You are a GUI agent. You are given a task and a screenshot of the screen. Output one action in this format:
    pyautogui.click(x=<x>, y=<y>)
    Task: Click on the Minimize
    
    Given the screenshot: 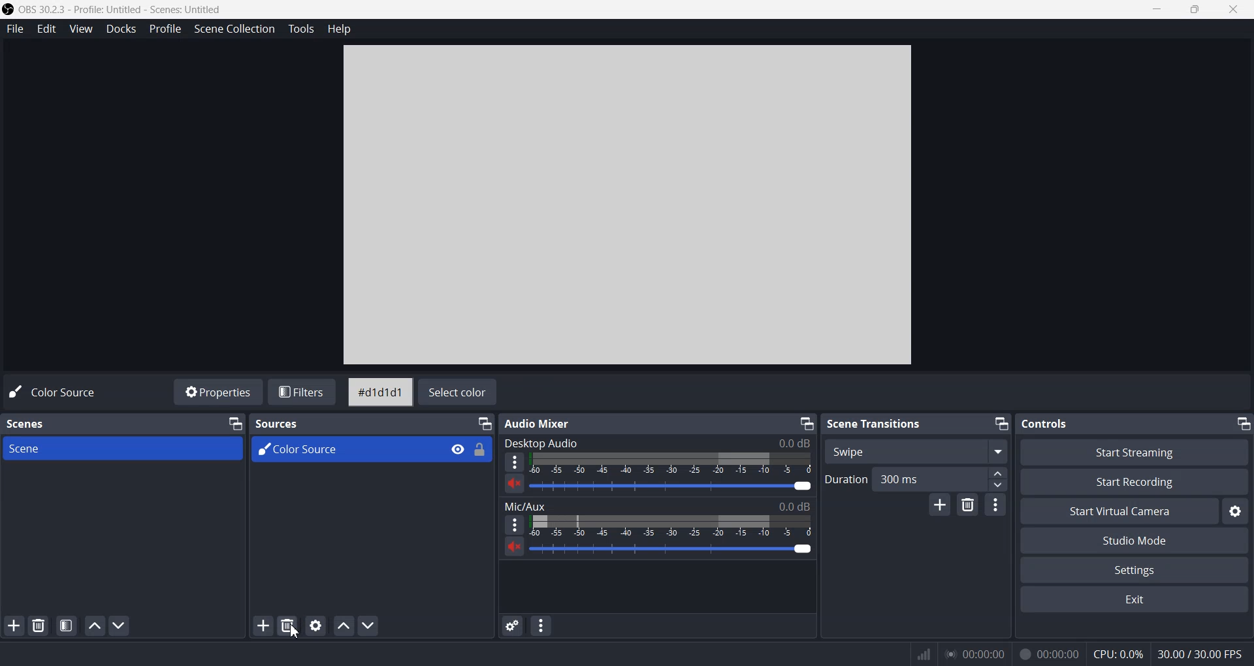 What is the action you would take?
    pyautogui.click(x=234, y=423)
    